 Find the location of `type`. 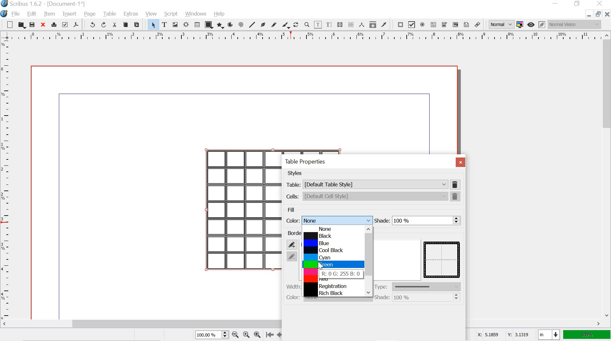

type is located at coordinates (419, 287).